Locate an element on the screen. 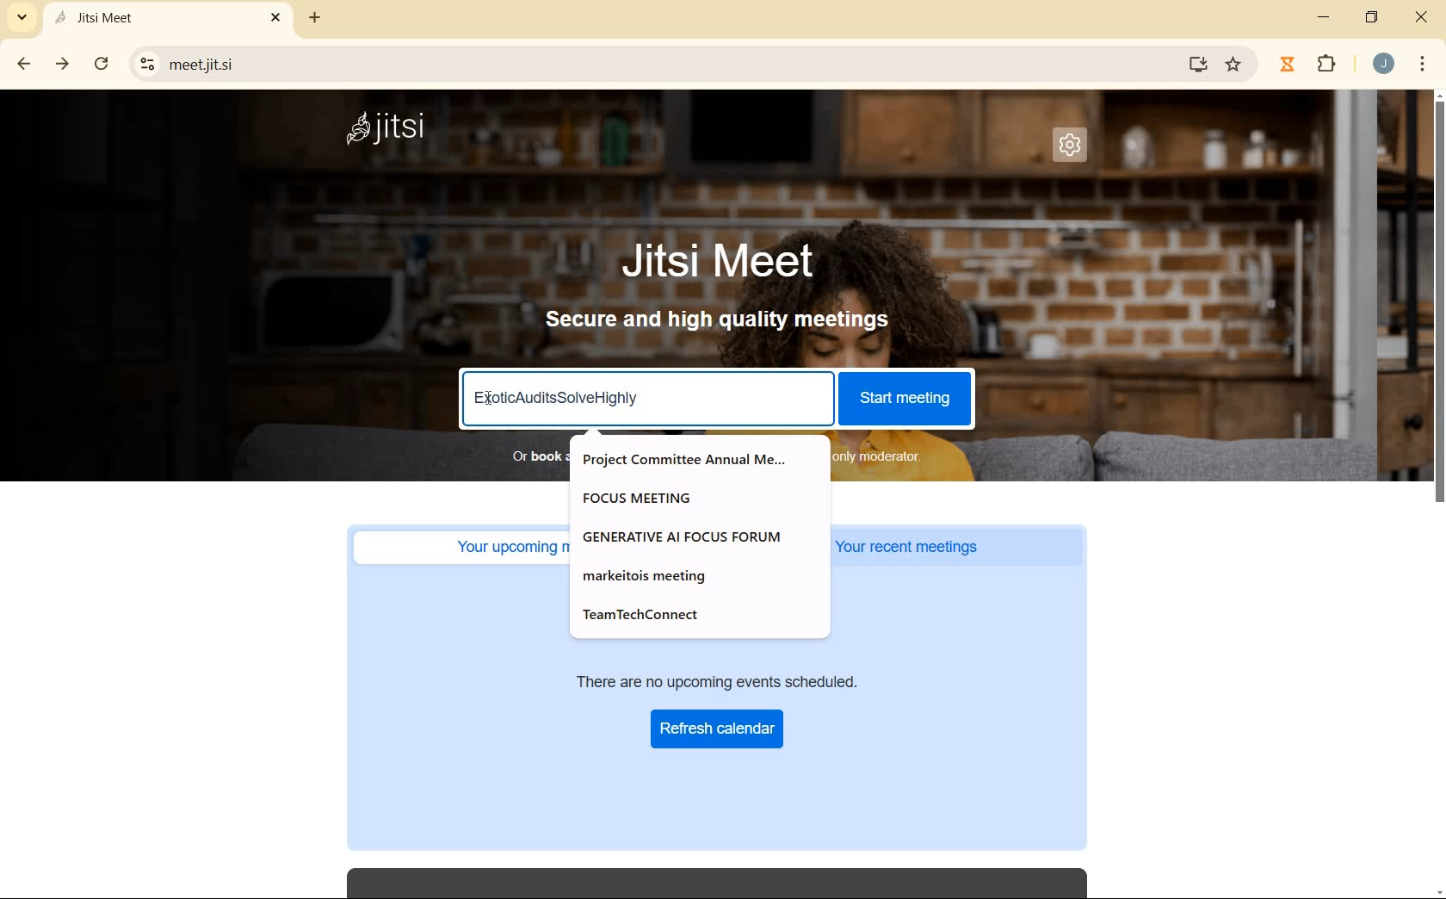 This screenshot has width=1446, height=899. View site information is located at coordinates (148, 63).